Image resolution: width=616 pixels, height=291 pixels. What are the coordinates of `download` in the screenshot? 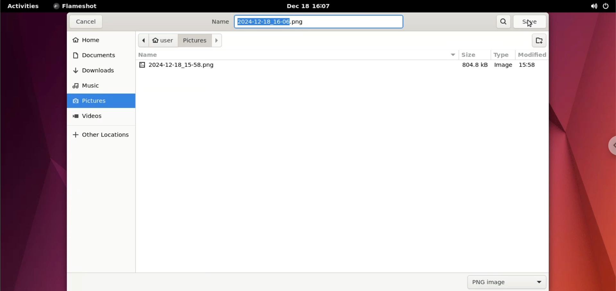 It's located at (99, 70).